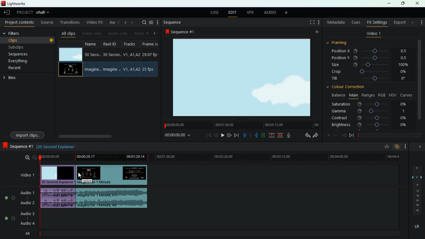  I want to click on sequence, so click(173, 22).